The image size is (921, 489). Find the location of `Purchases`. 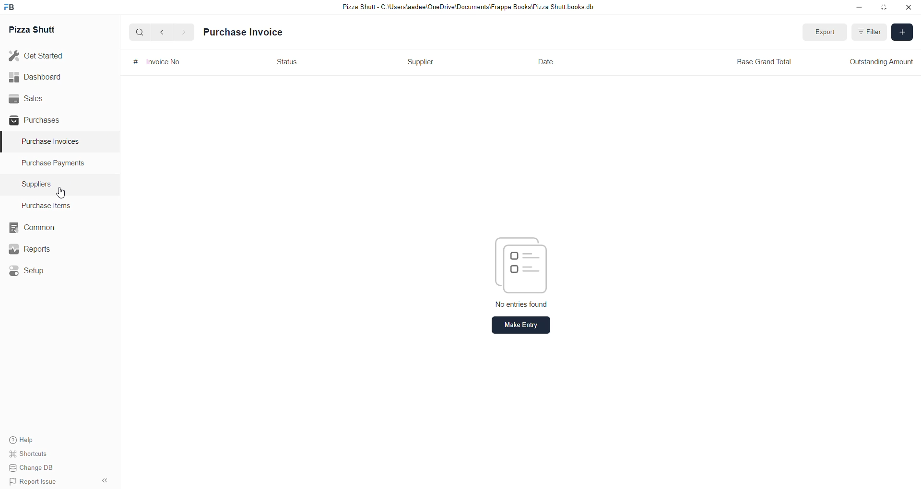

Purchases is located at coordinates (47, 120).